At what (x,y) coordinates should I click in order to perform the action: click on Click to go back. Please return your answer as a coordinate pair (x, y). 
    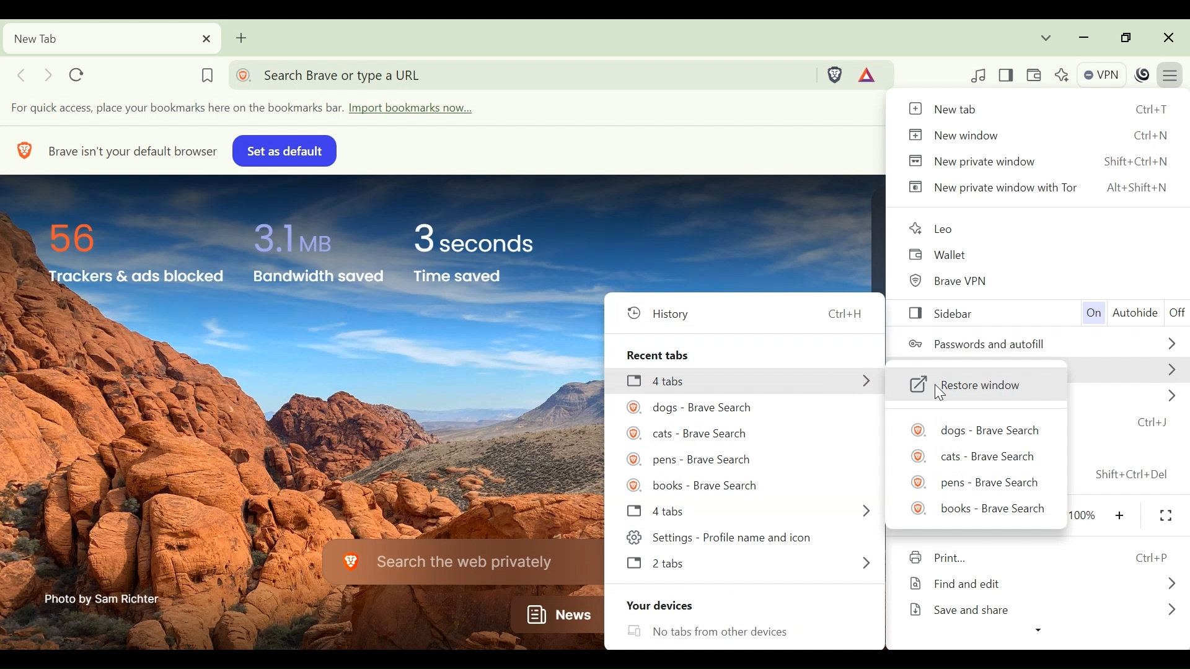
    Looking at the image, I should click on (20, 74).